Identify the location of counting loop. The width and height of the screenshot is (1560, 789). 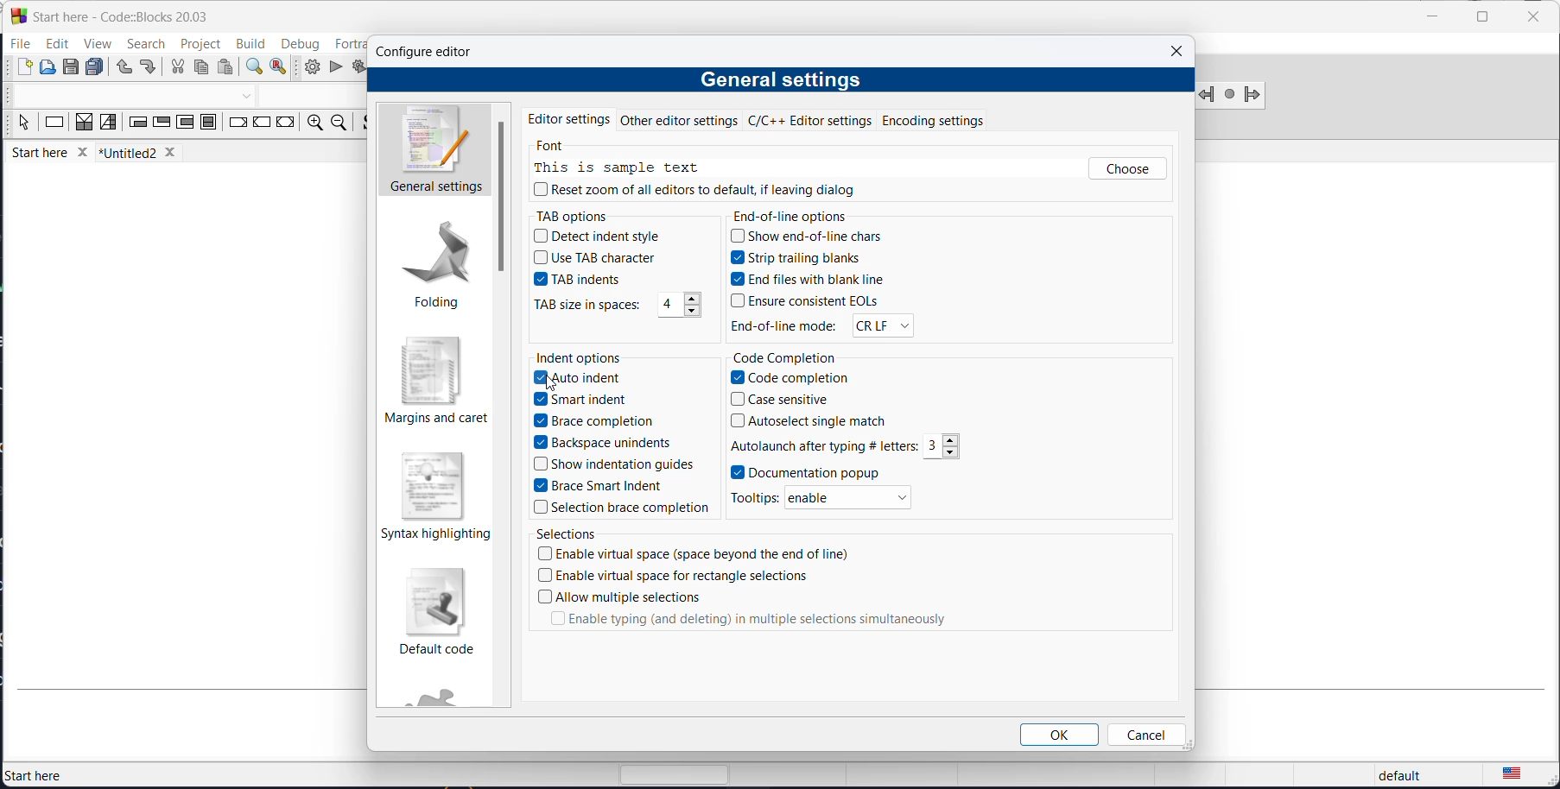
(184, 124).